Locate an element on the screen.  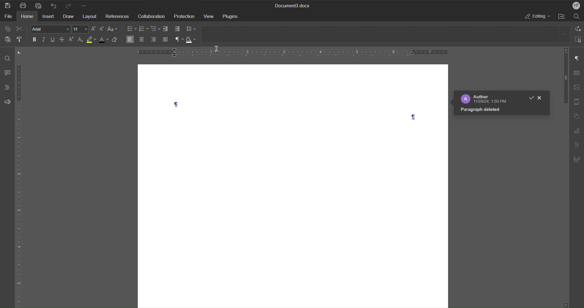
Nonprinting characters is located at coordinates (179, 39).